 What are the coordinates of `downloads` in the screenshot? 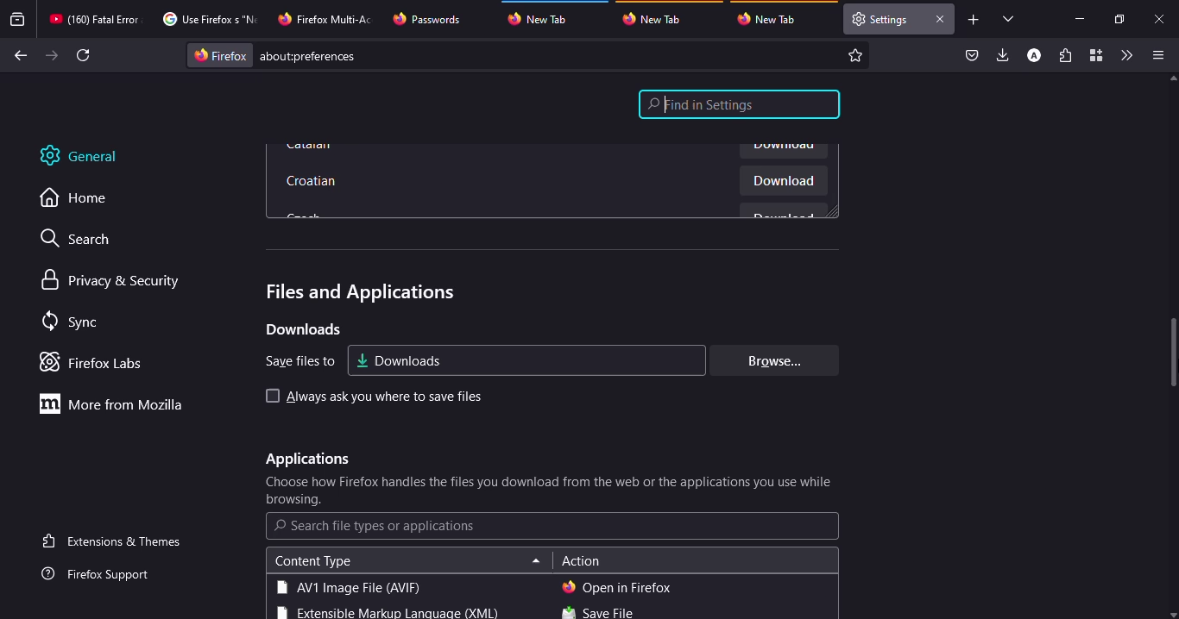 It's located at (1004, 54).